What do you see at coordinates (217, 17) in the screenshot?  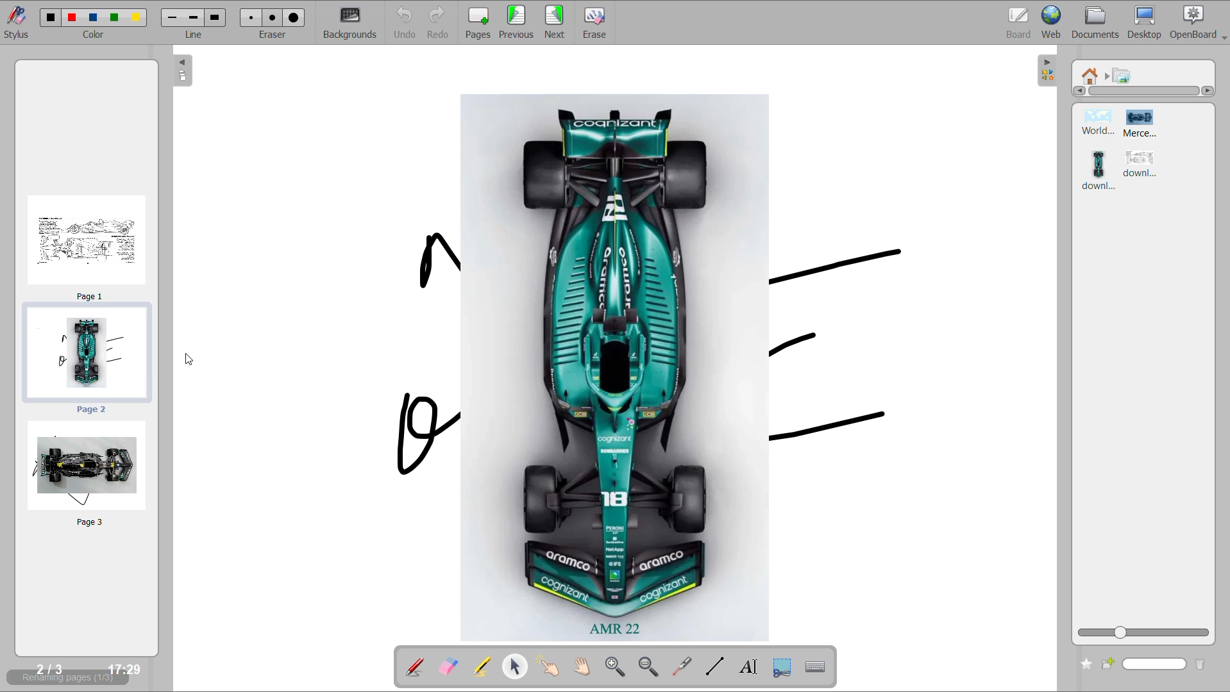 I see `Large line` at bounding box center [217, 17].